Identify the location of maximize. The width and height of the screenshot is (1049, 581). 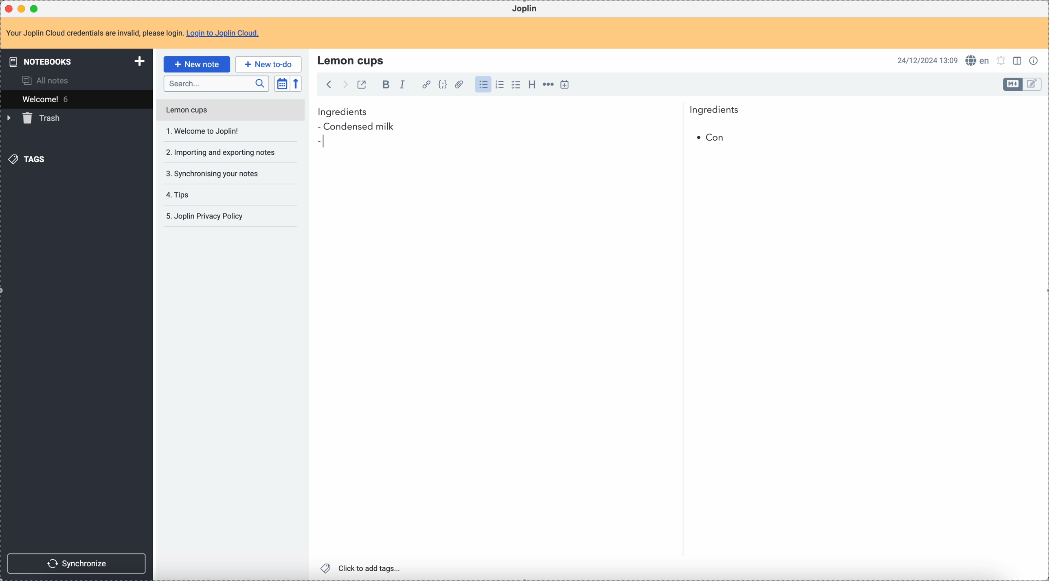
(36, 8).